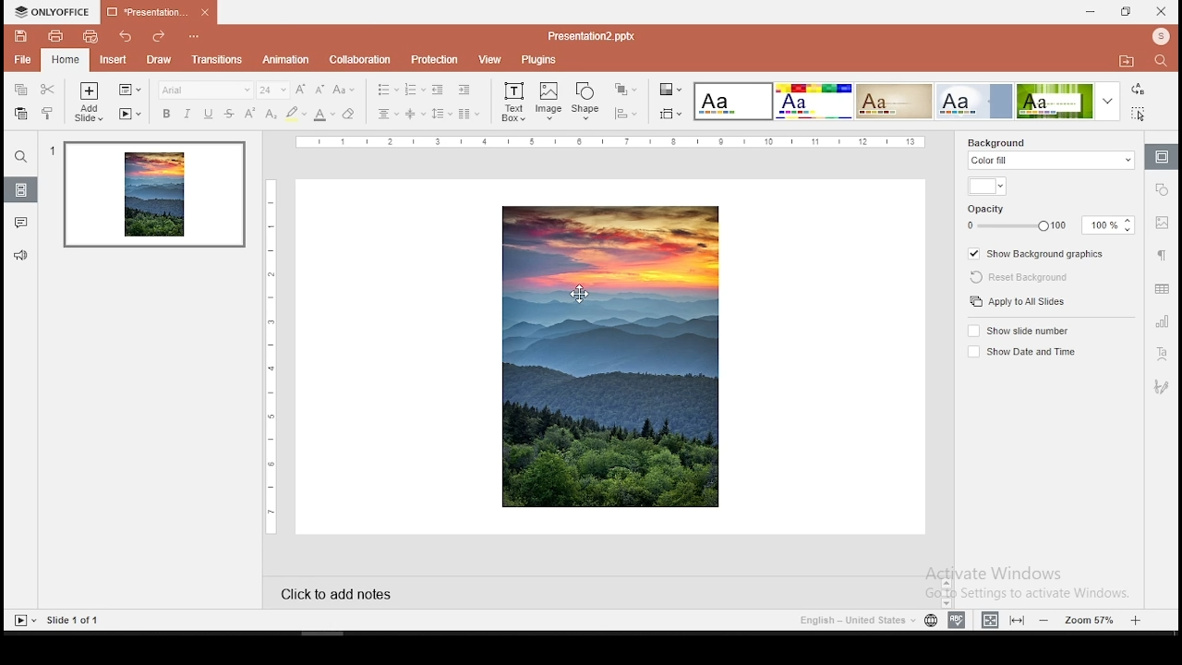  What do you see at coordinates (491, 61) in the screenshot?
I see `view` at bounding box center [491, 61].